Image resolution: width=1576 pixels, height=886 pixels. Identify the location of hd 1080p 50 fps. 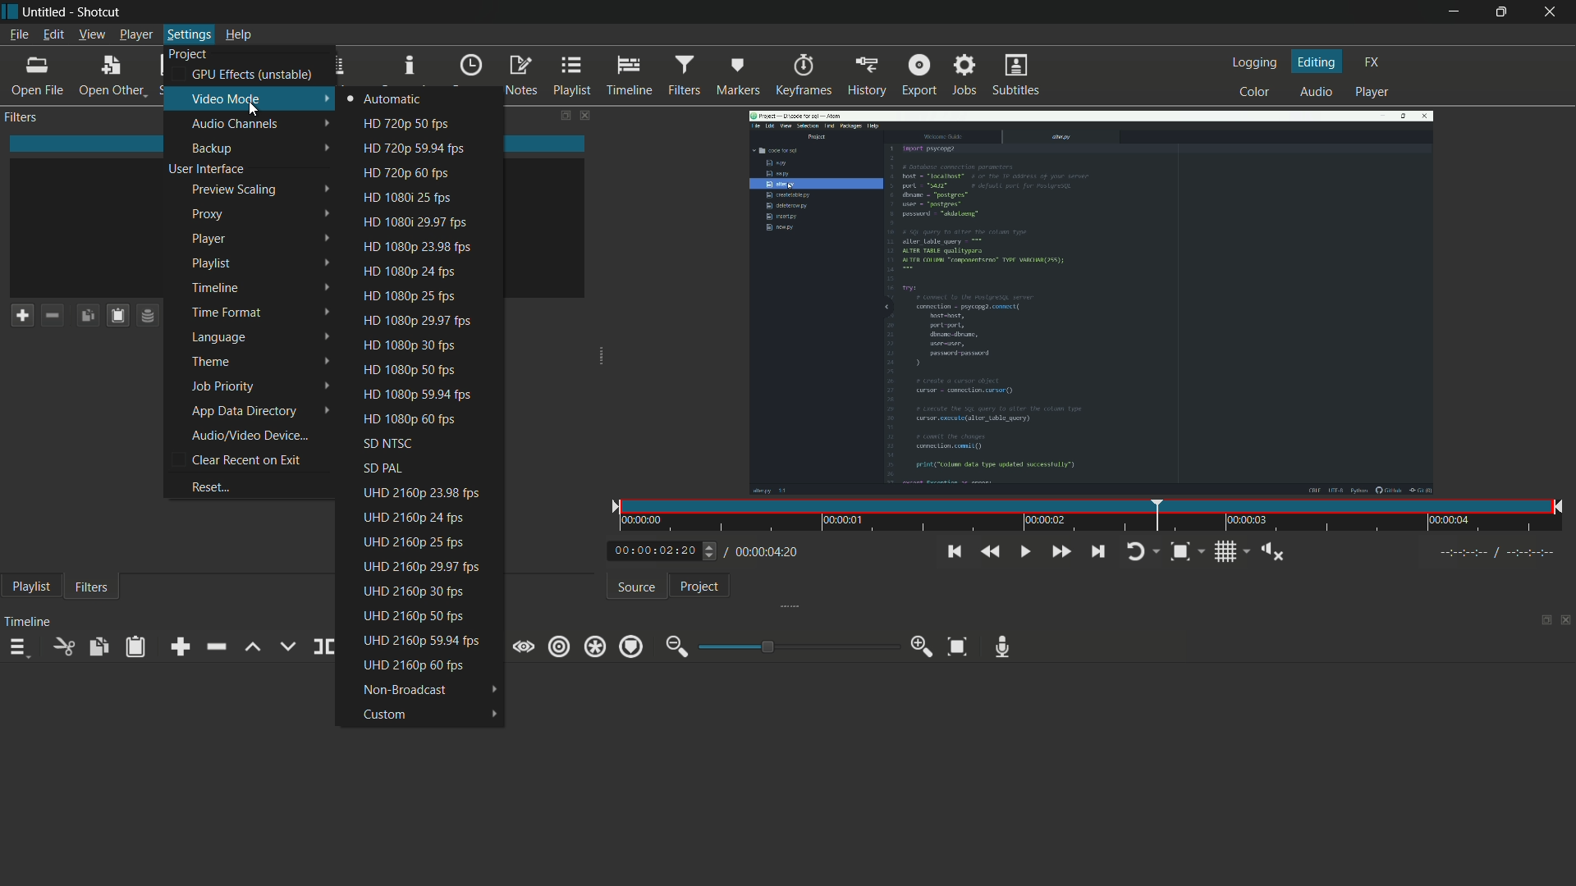
(421, 370).